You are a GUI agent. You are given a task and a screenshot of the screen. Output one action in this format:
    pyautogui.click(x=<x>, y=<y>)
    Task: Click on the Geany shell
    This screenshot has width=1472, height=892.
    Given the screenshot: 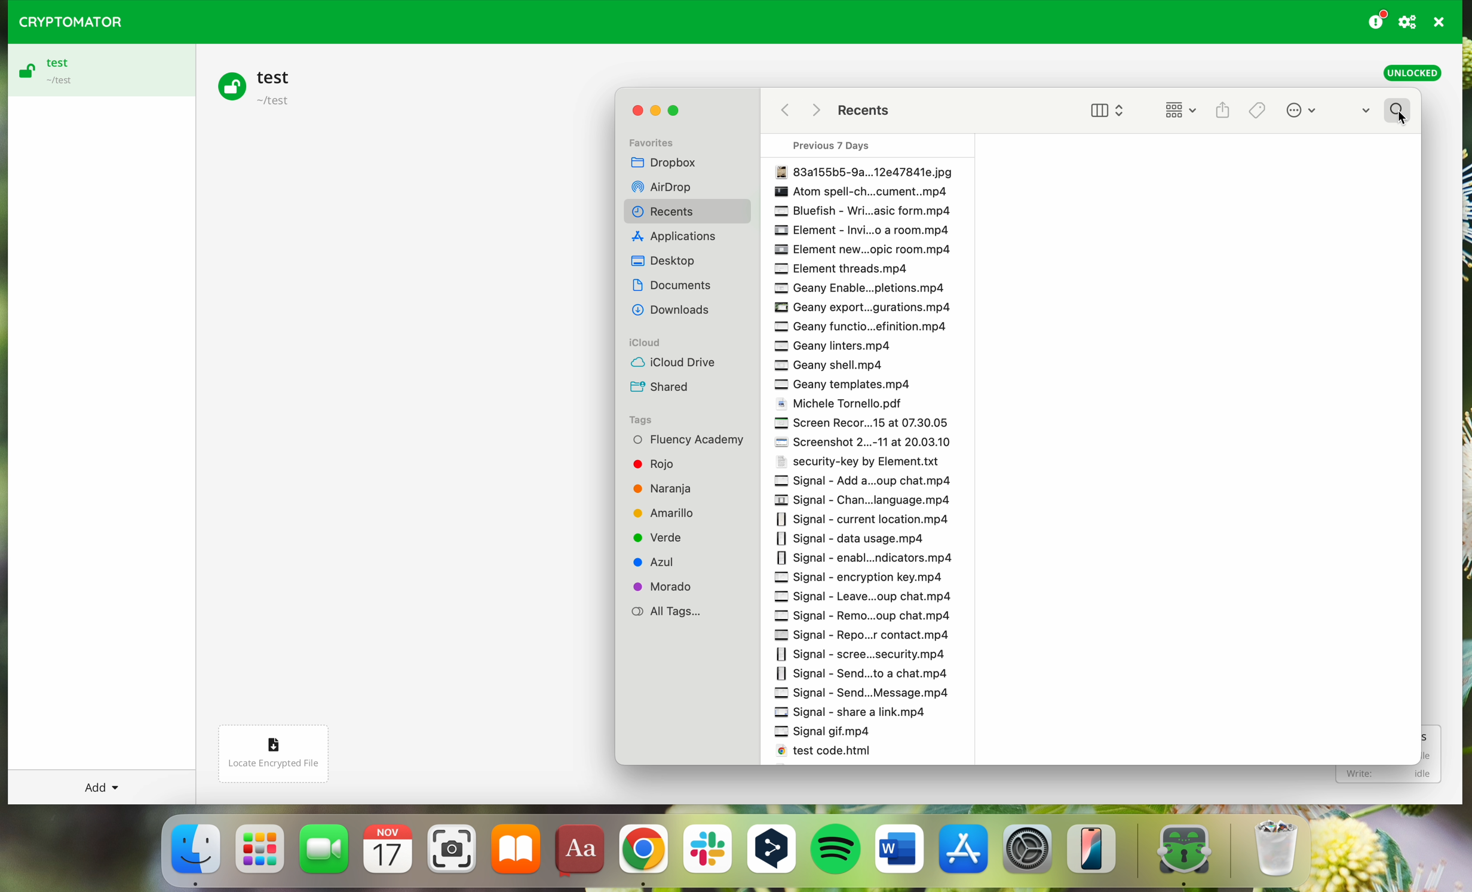 What is the action you would take?
    pyautogui.click(x=836, y=366)
    